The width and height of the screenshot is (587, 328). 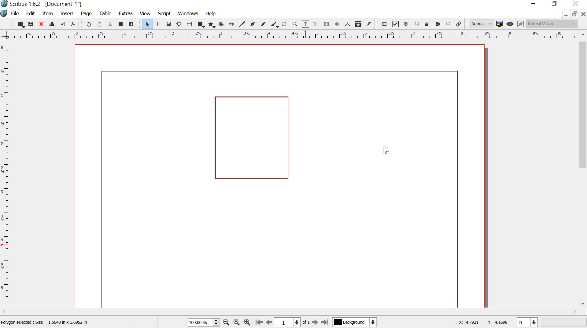 What do you see at coordinates (254, 24) in the screenshot?
I see `bezier curve` at bounding box center [254, 24].